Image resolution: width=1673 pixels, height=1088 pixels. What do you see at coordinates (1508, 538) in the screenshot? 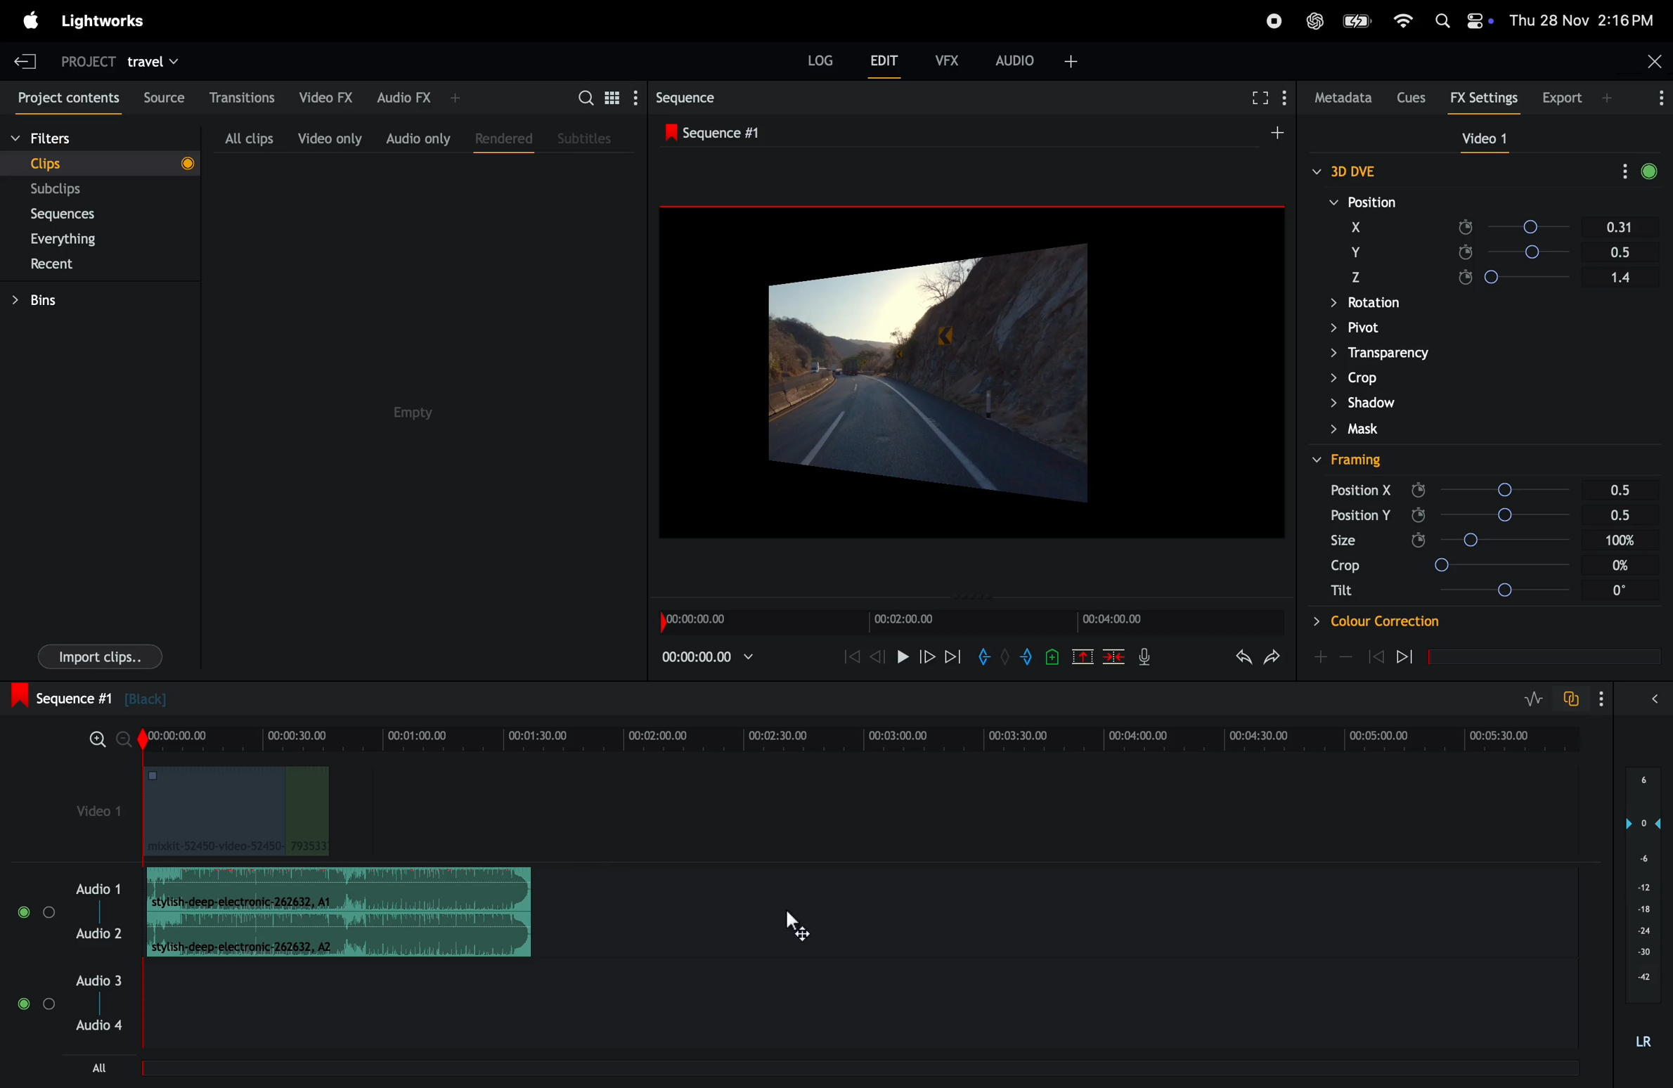
I see `` at bounding box center [1508, 538].